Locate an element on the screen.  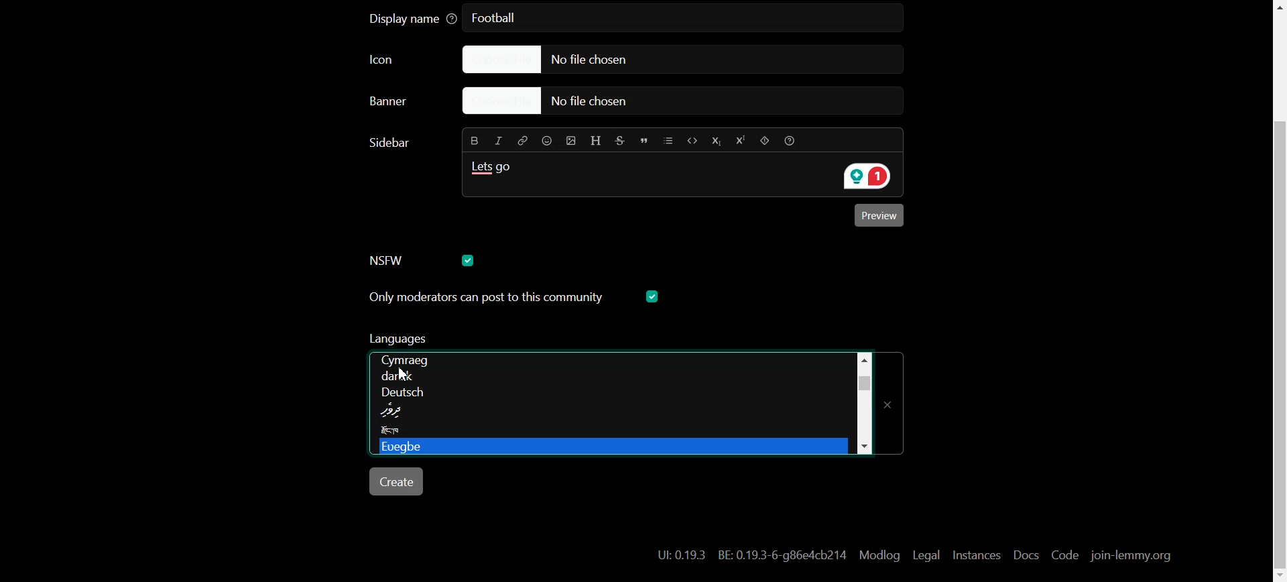
Bold is located at coordinates (473, 140).